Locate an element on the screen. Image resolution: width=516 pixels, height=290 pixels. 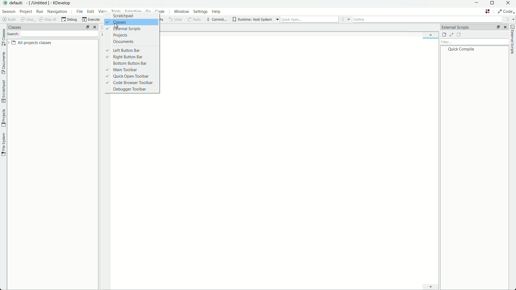
documents is located at coordinates (131, 42).